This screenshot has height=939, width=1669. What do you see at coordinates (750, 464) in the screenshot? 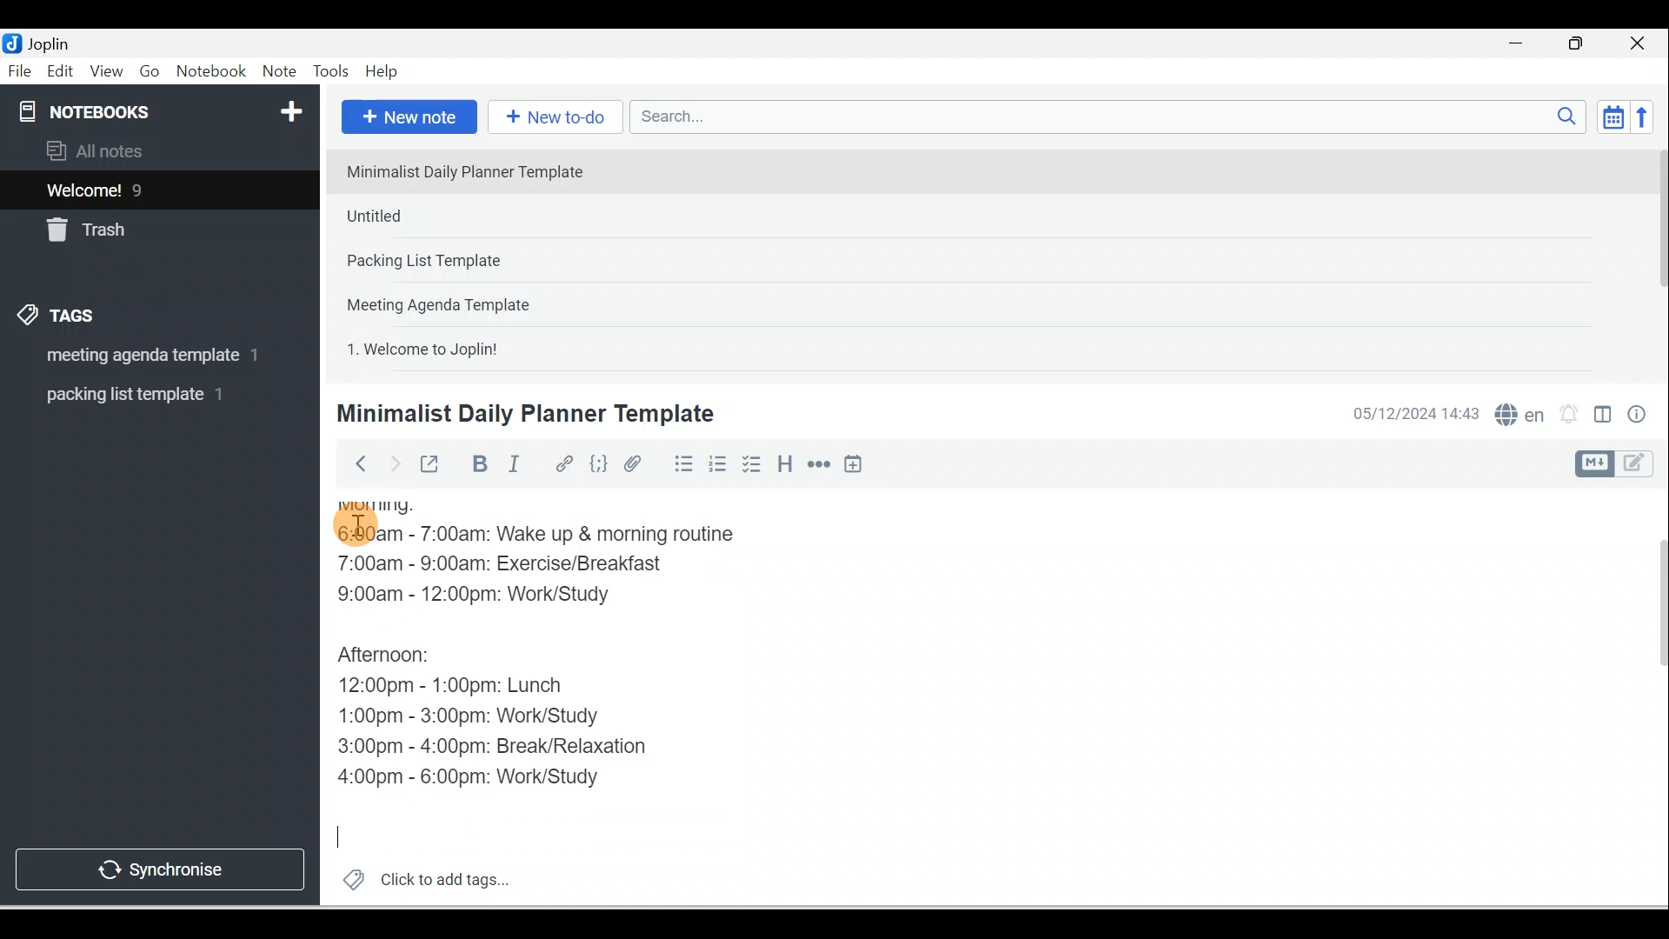
I see `Checkbox` at bounding box center [750, 464].